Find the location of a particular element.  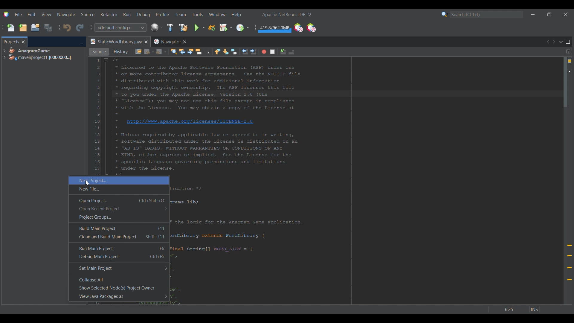

Garbage collection changed is located at coordinates (275, 29).